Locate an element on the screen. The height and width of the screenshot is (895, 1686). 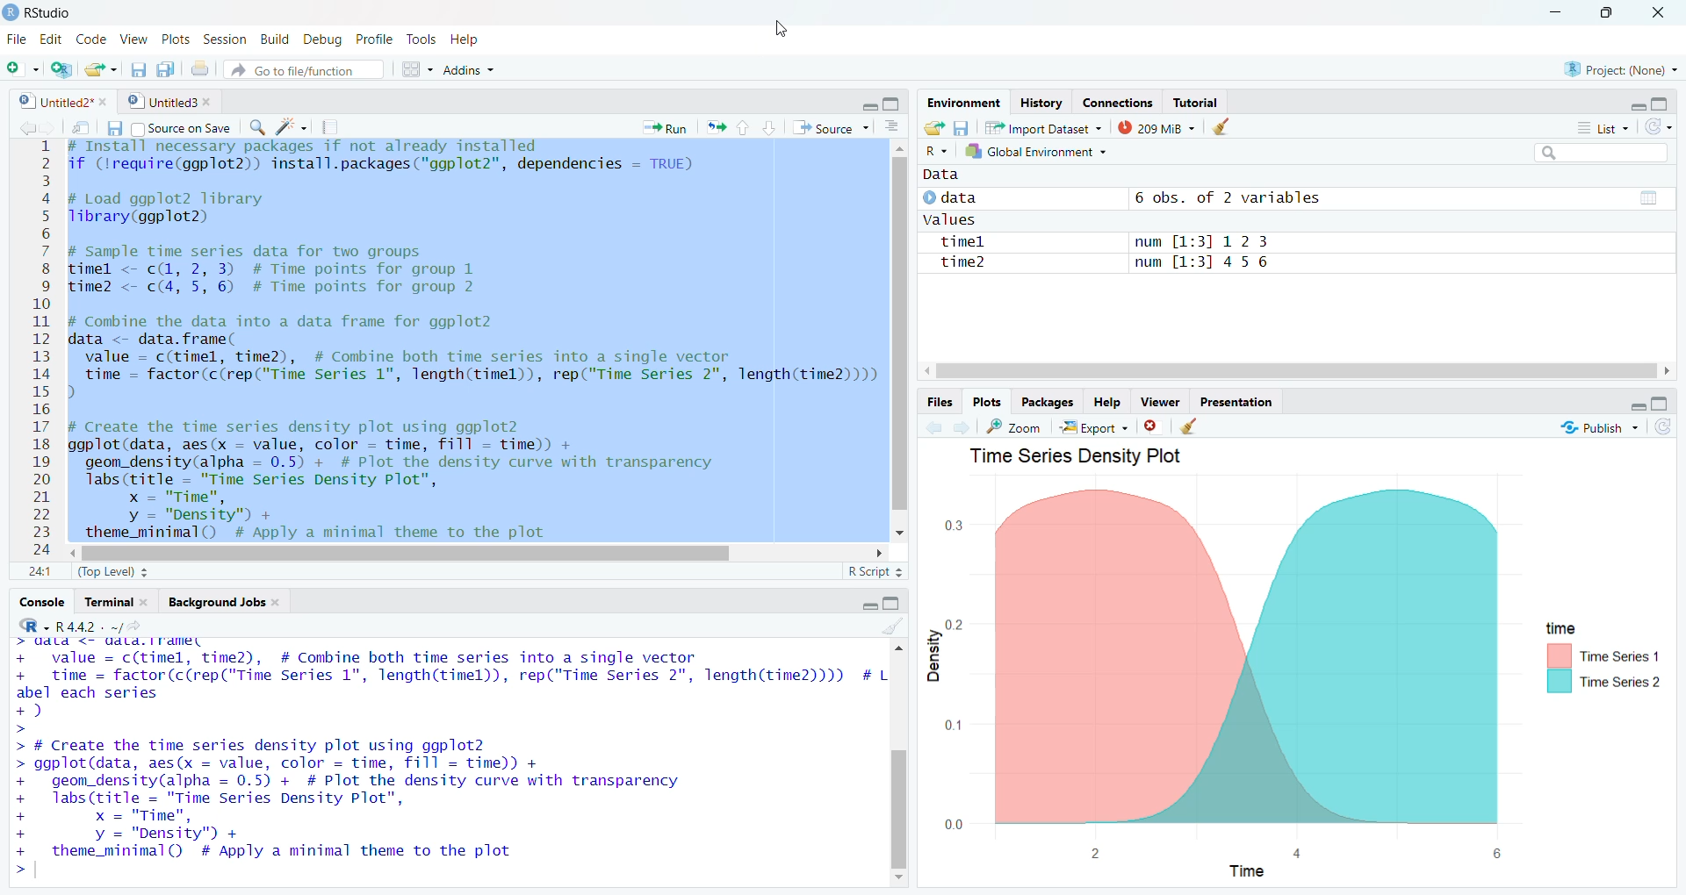
Open existing file is located at coordinates (102, 69).